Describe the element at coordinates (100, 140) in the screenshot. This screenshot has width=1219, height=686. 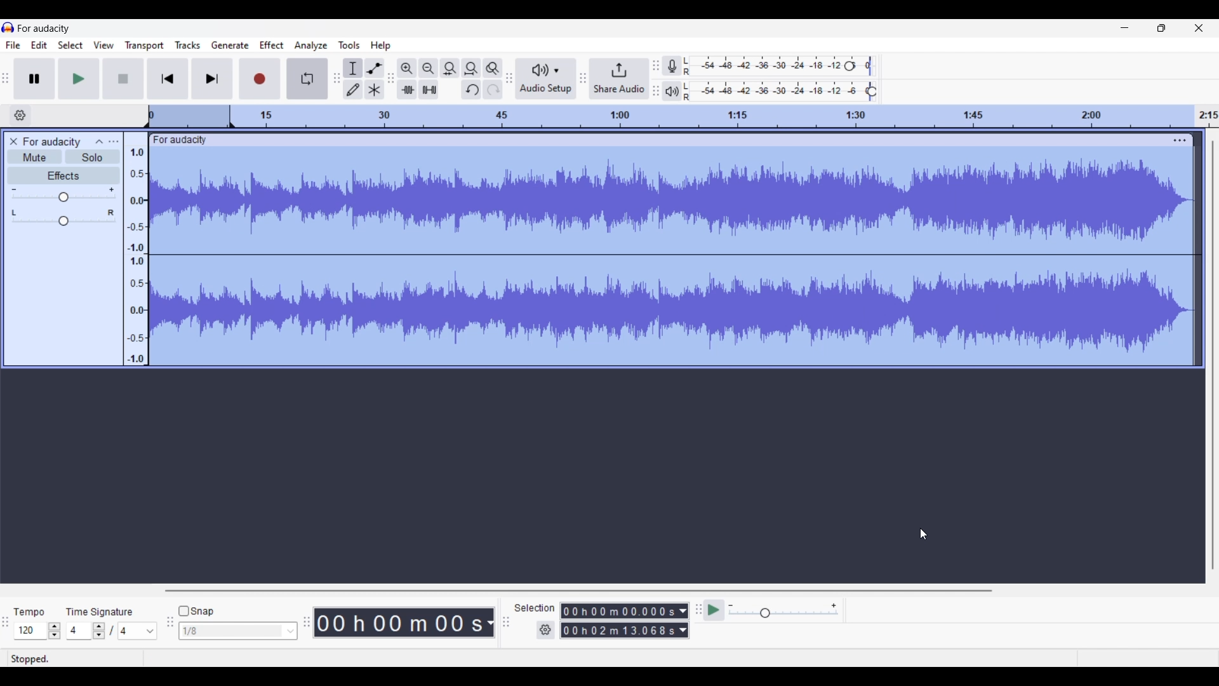
I see `Collapse` at that location.